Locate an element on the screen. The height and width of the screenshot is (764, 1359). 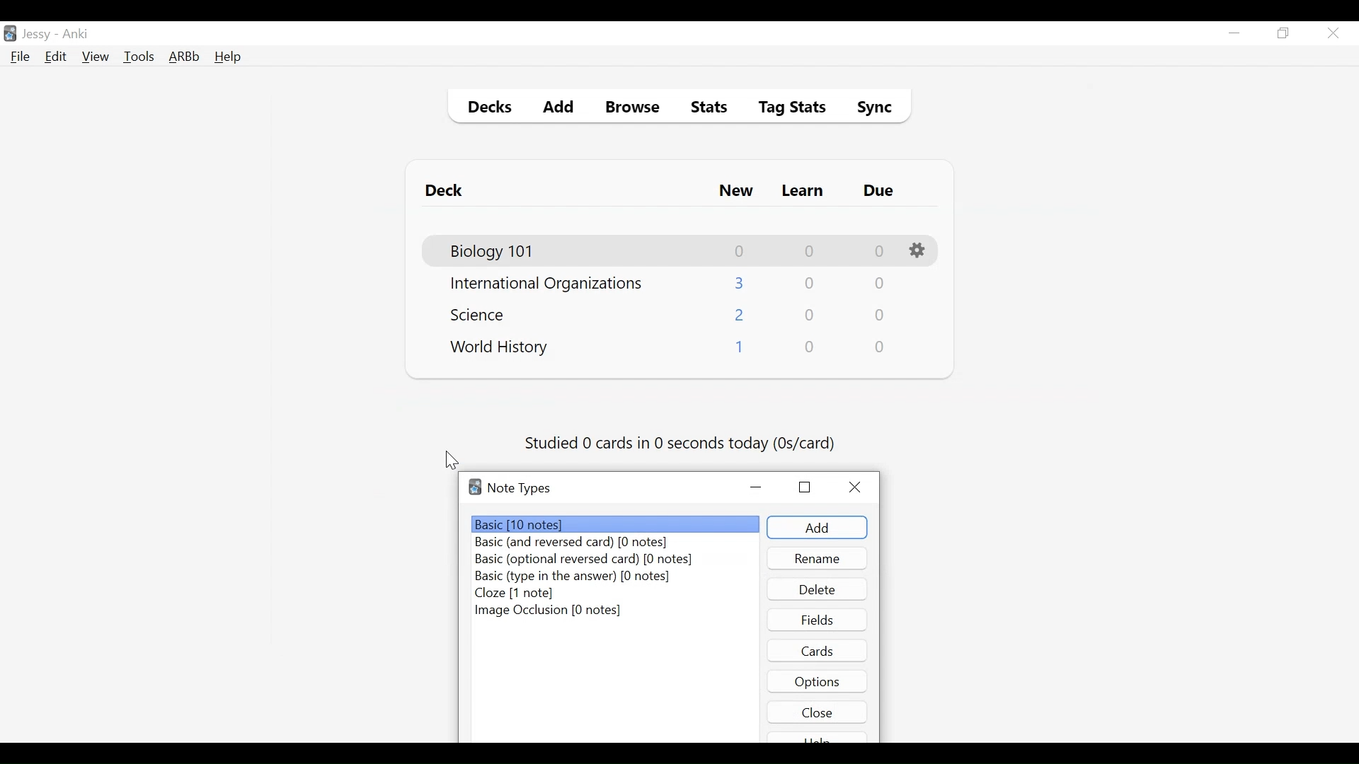
Browse is located at coordinates (635, 109).